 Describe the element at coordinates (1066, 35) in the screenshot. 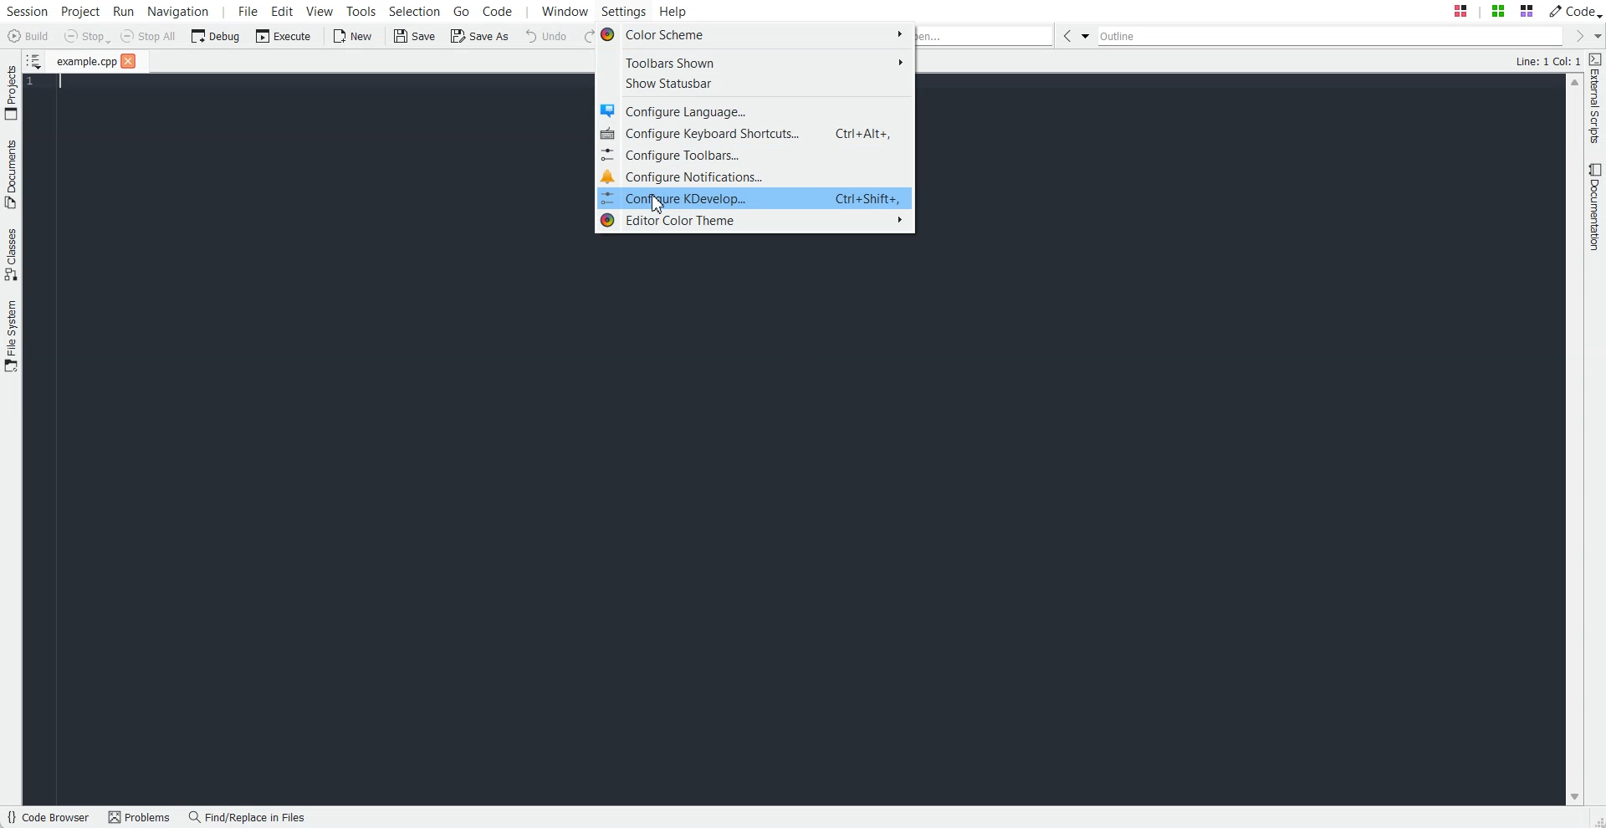

I see `Go Back` at that location.